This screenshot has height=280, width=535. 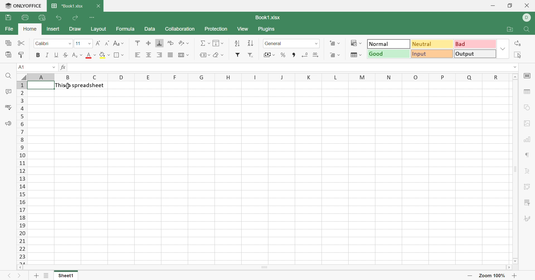 What do you see at coordinates (8, 17) in the screenshot?
I see `Save` at bounding box center [8, 17].